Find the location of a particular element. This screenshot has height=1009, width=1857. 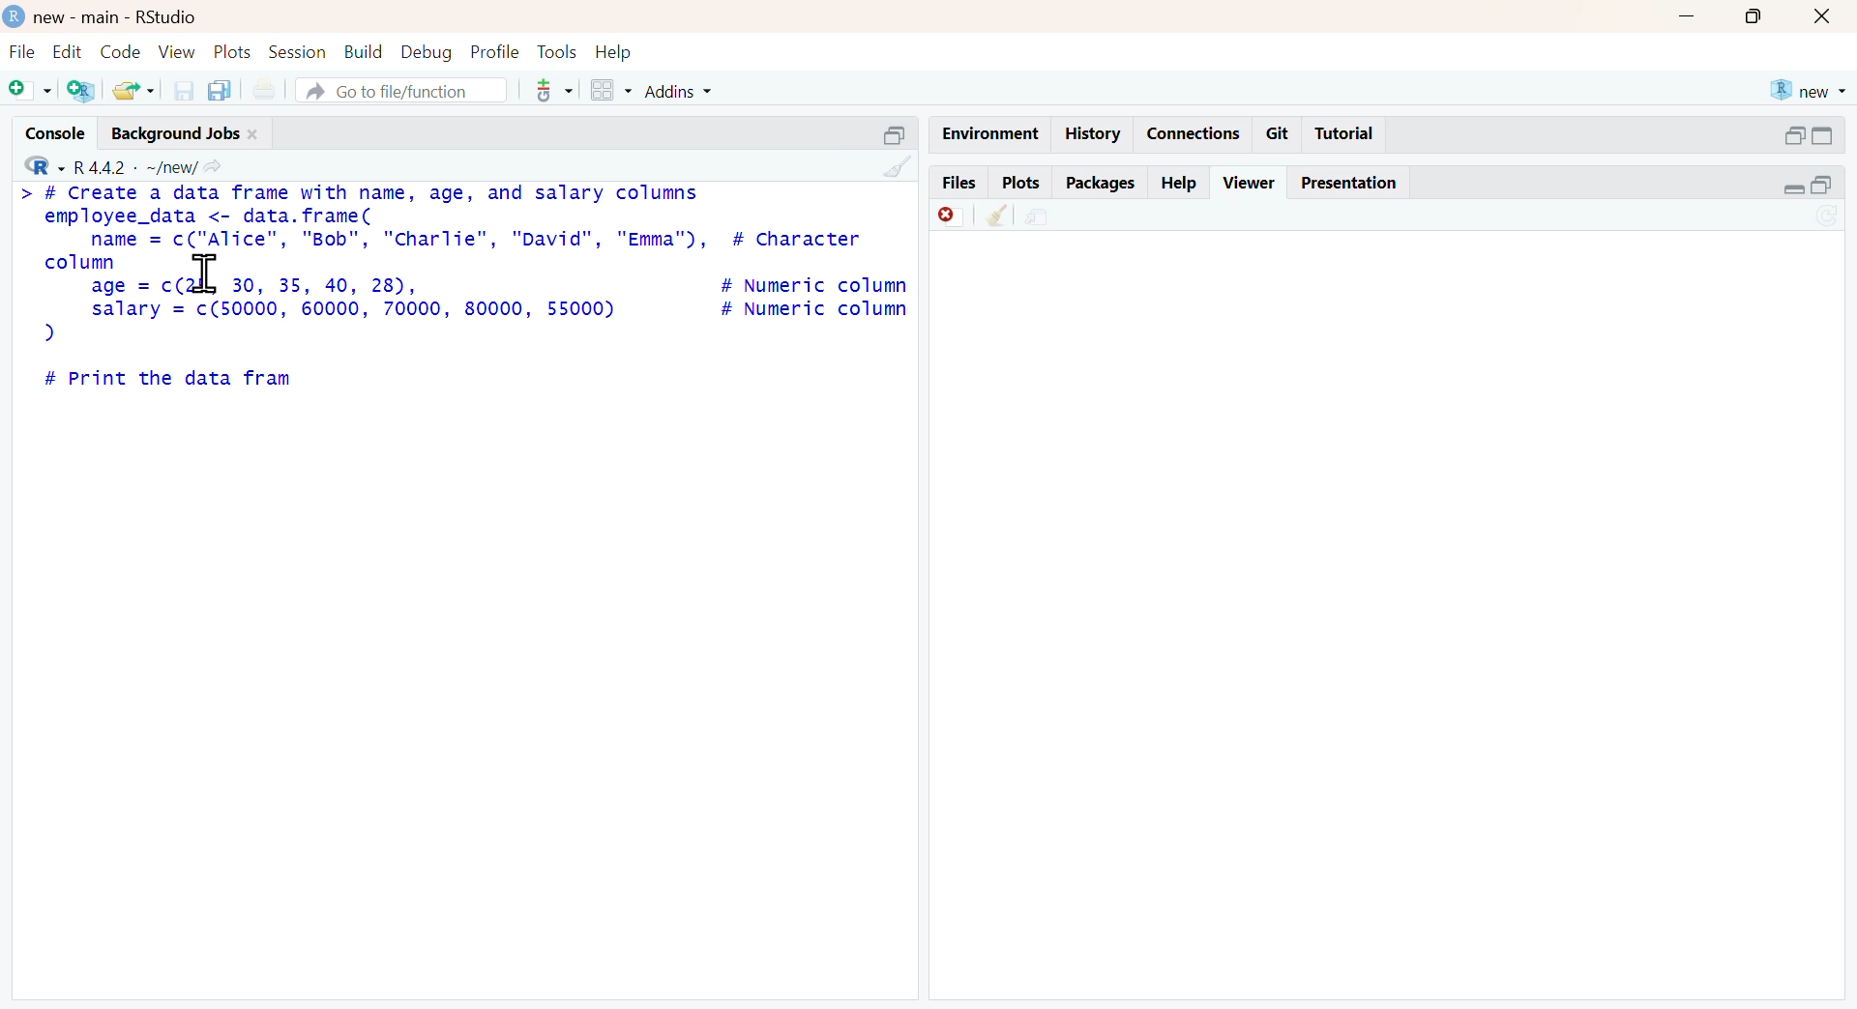

Addins  is located at coordinates (707, 91).